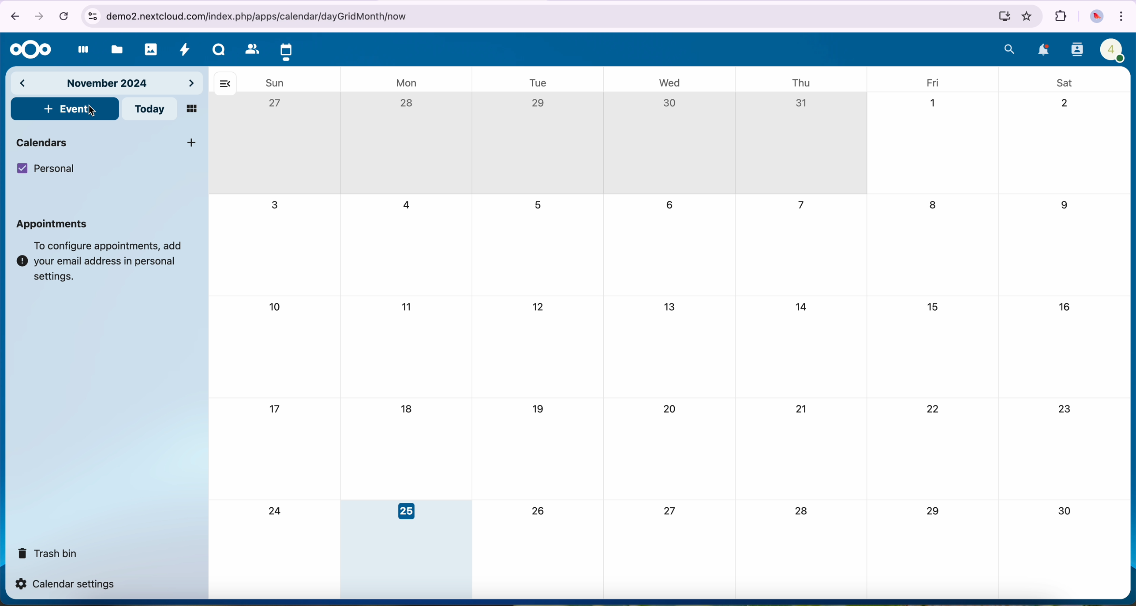 The width and height of the screenshot is (1136, 606). I want to click on 31, so click(801, 104).